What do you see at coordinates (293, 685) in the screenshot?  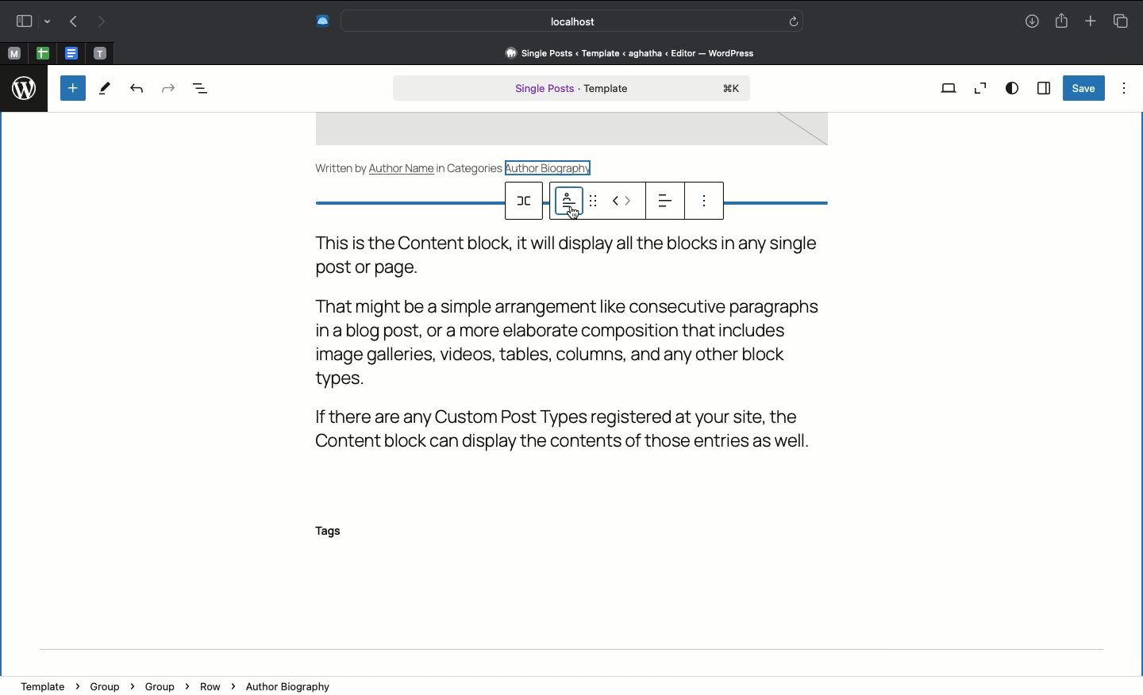 I see `Author biography` at bounding box center [293, 685].